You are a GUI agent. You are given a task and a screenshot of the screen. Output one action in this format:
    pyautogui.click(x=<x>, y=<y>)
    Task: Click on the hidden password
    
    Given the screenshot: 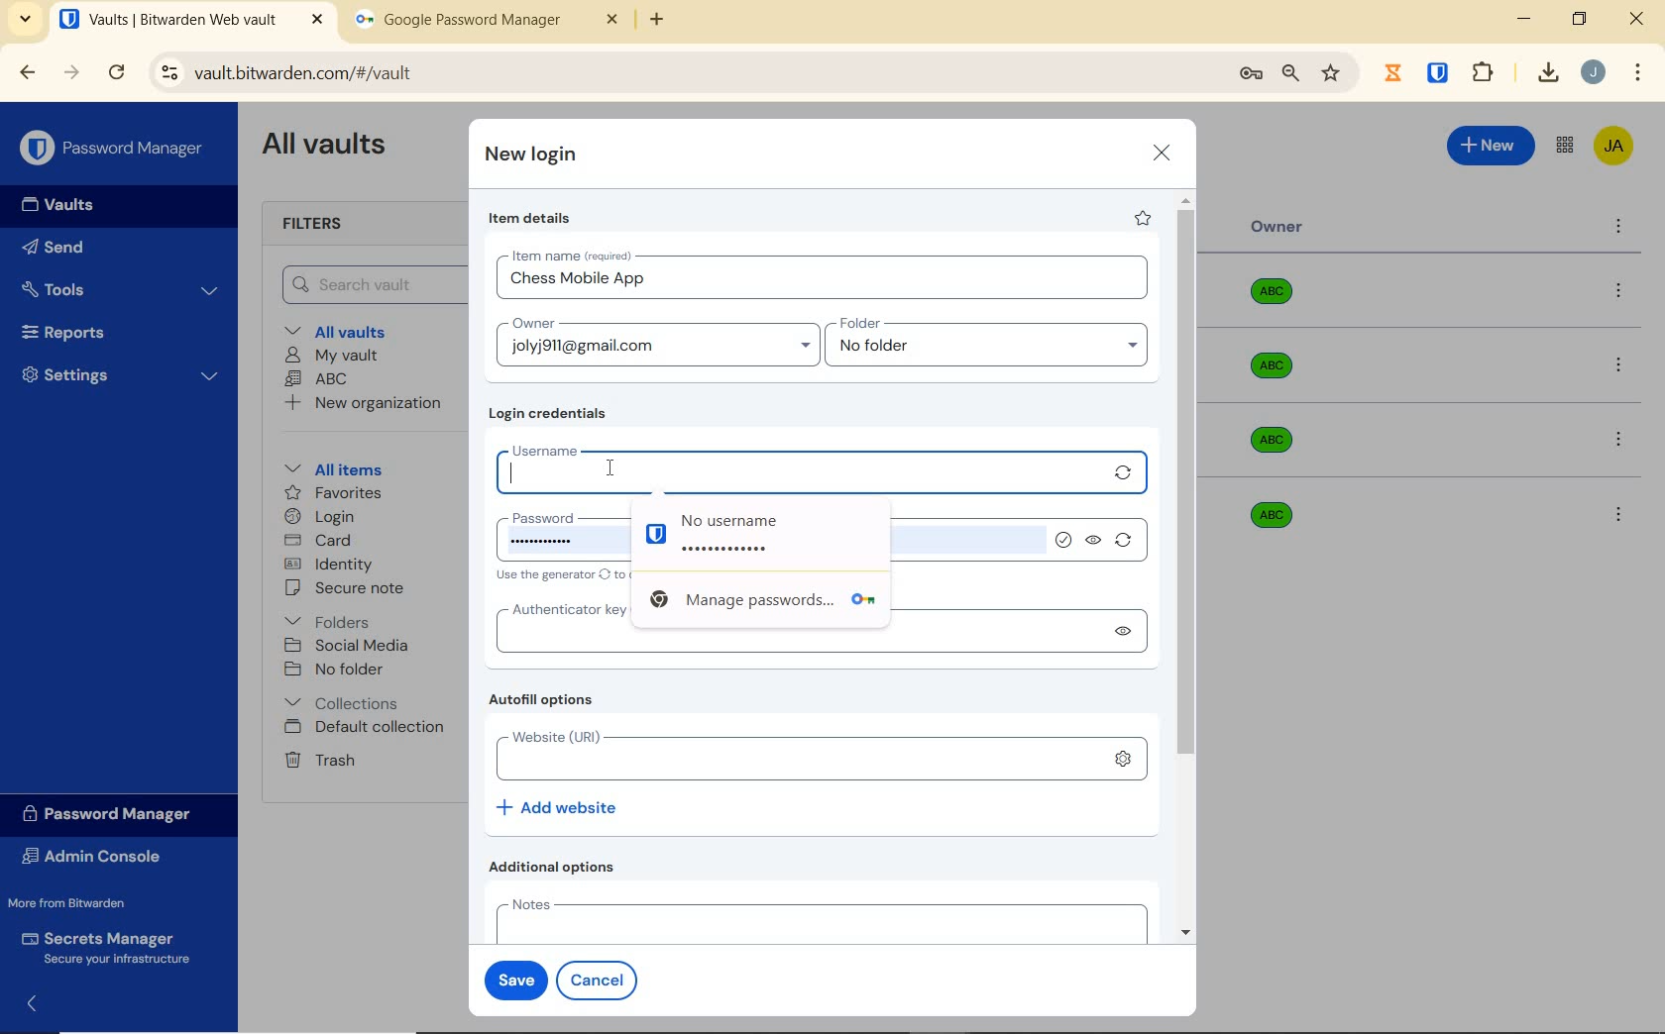 What is the action you would take?
    pyautogui.click(x=550, y=548)
    